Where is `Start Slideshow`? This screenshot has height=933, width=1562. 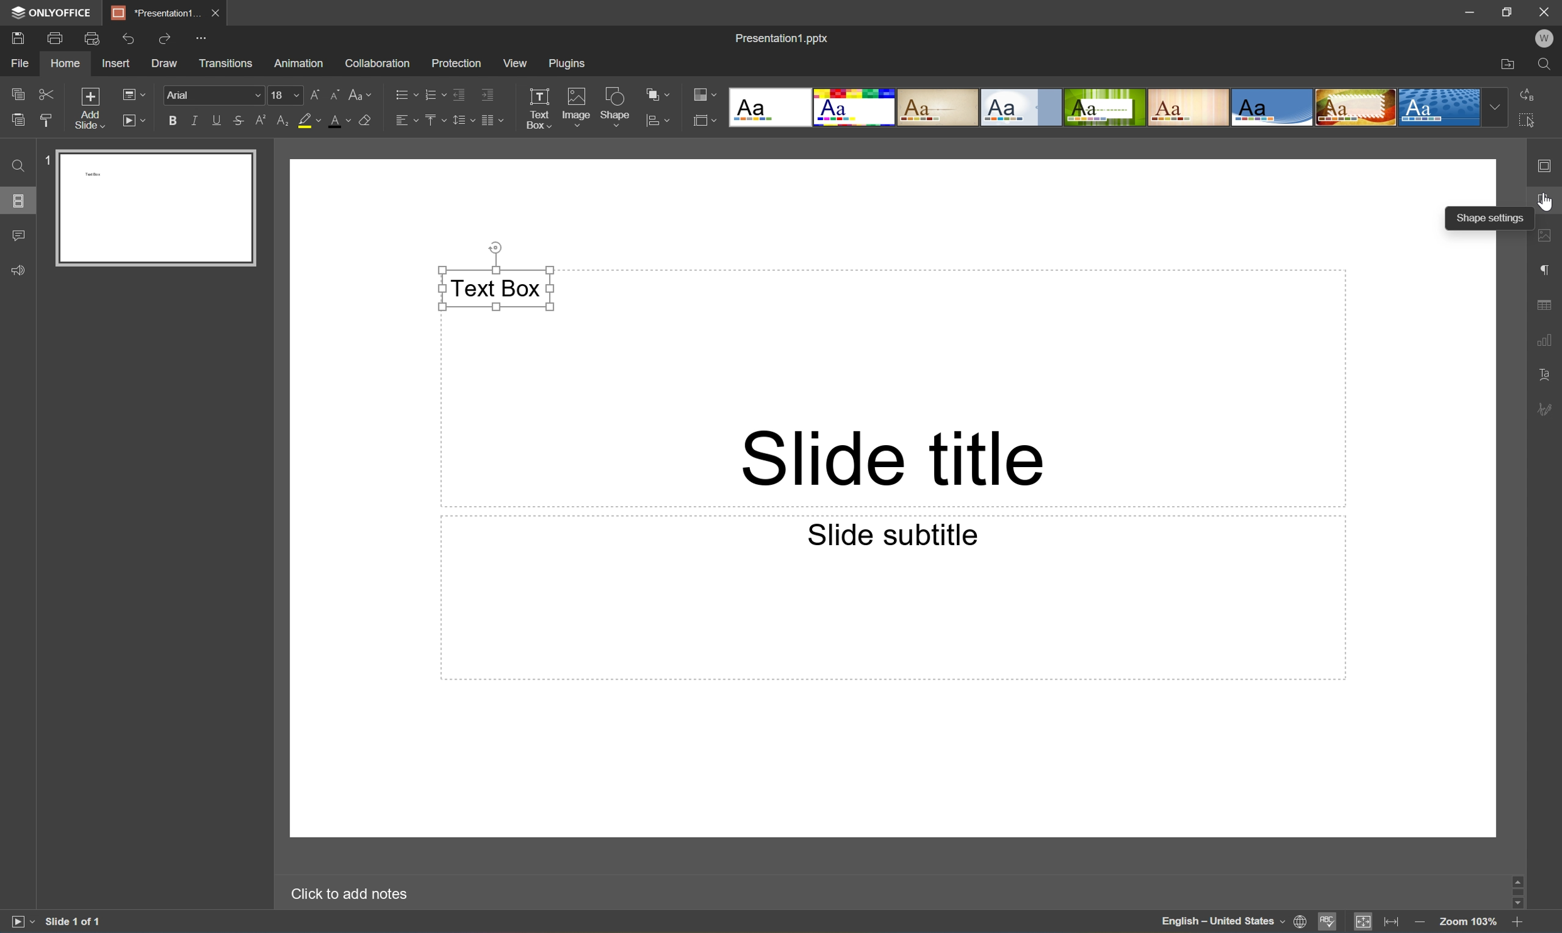
Start Slideshow is located at coordinates (132, 119).